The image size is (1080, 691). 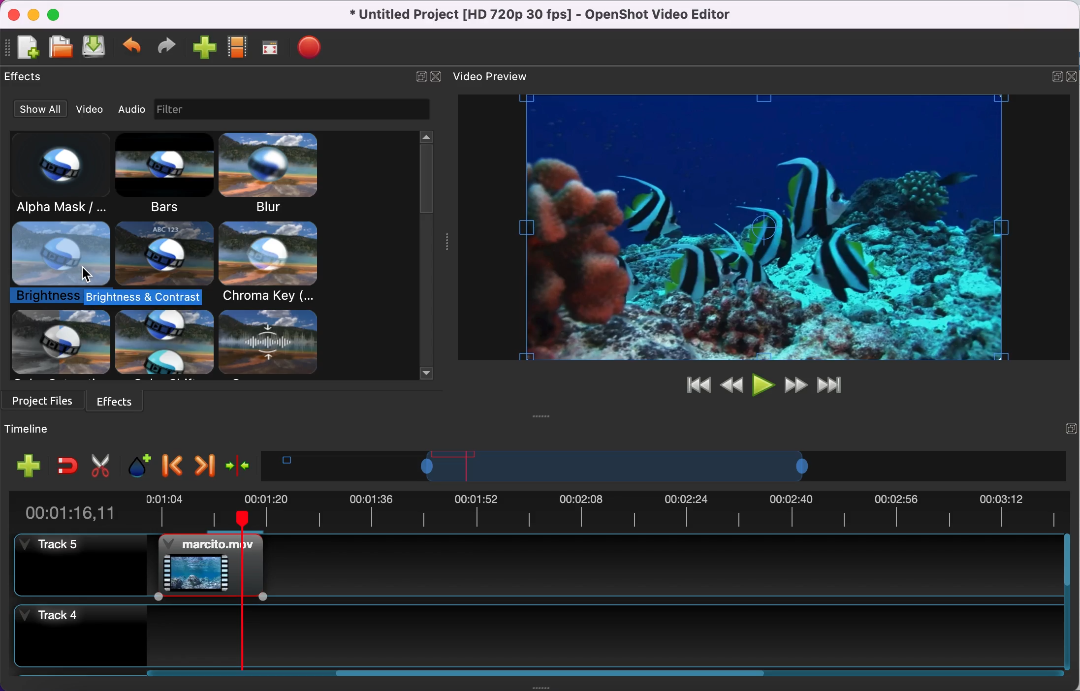 What do you see at coordinates (271, 264) in the screenshot?
I see `chroma key` at bounding box center [271, 264].